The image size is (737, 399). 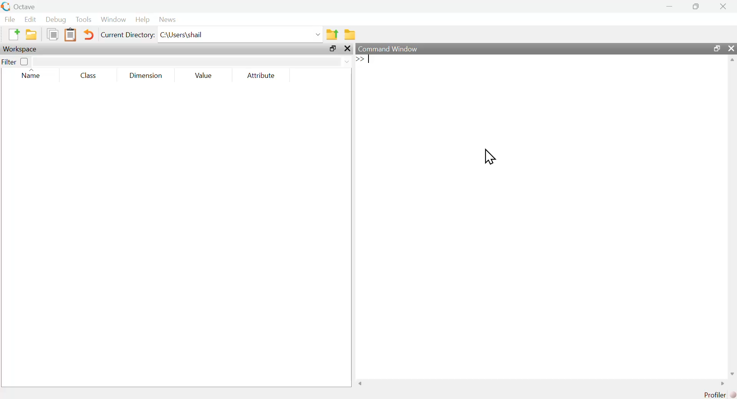 What do you see at coordinates (333, 49) in the screenshot?
I see `maximize` at bounding box center [333, 49].